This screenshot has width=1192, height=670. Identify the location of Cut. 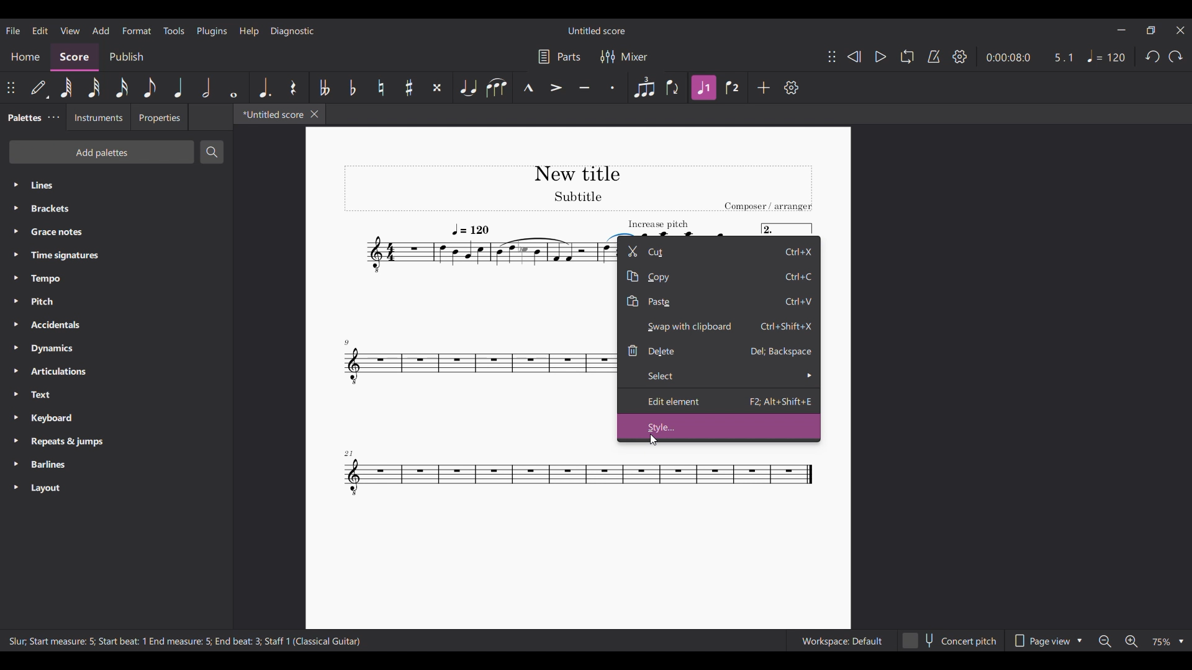
(720, 251).